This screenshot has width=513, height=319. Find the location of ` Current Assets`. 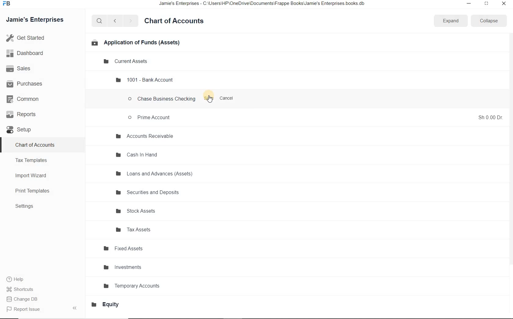

 Current Assets is located at coordinates (127, 61).